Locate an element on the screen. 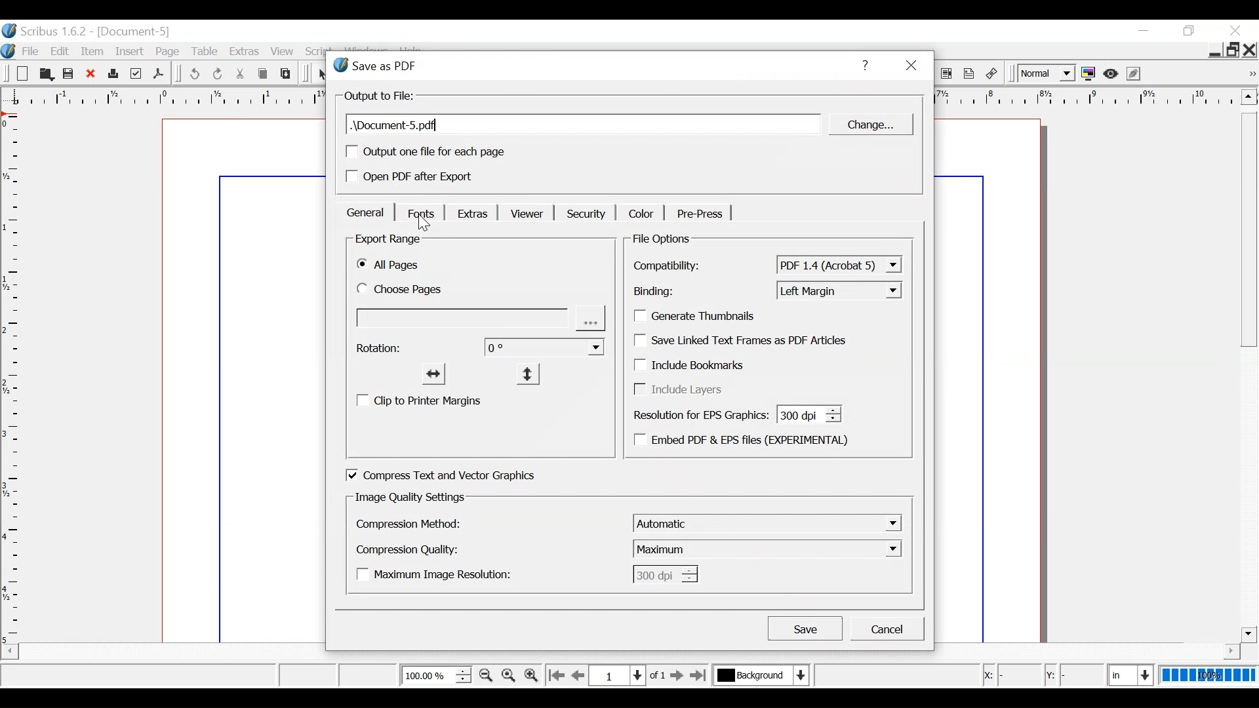  Edit in Preview mode is located at coordinates (1135, 73).